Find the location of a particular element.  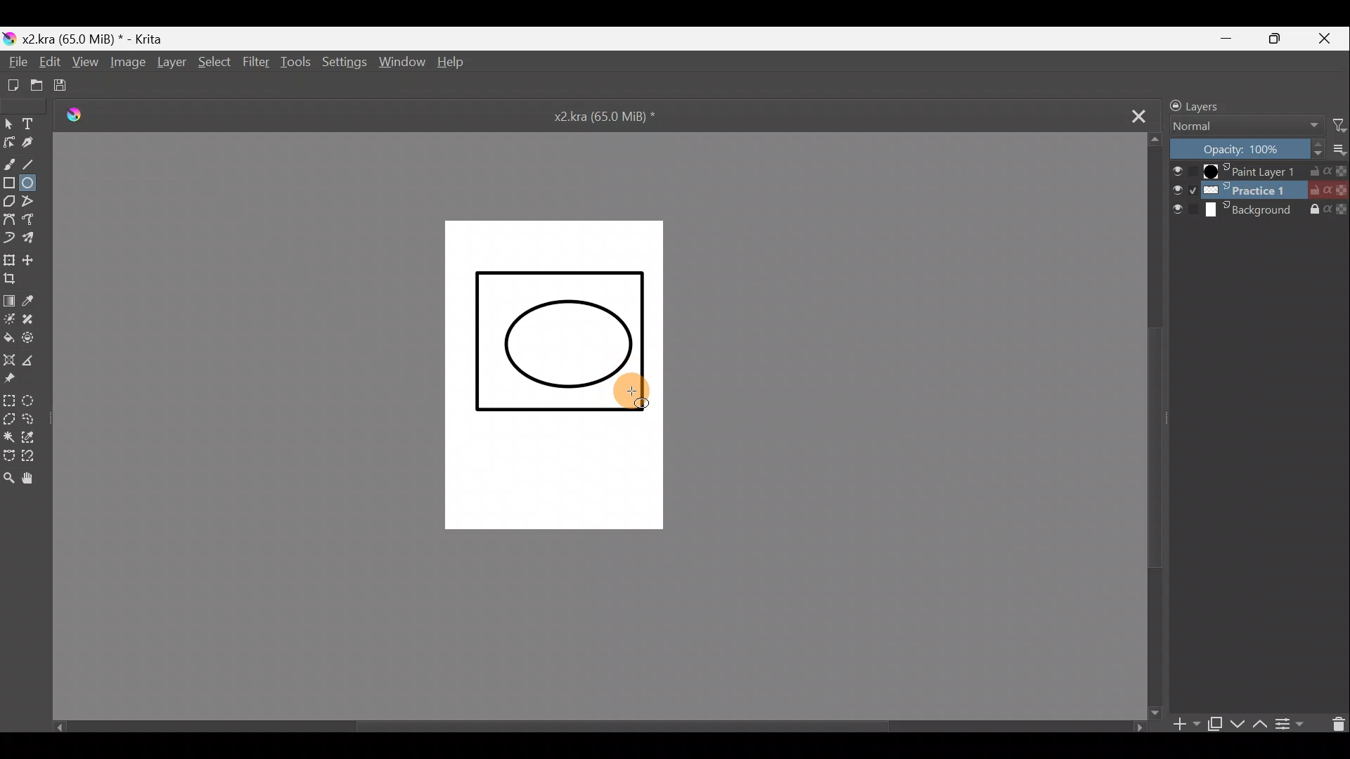

Polygon tool is located at coordinates (8, 200).